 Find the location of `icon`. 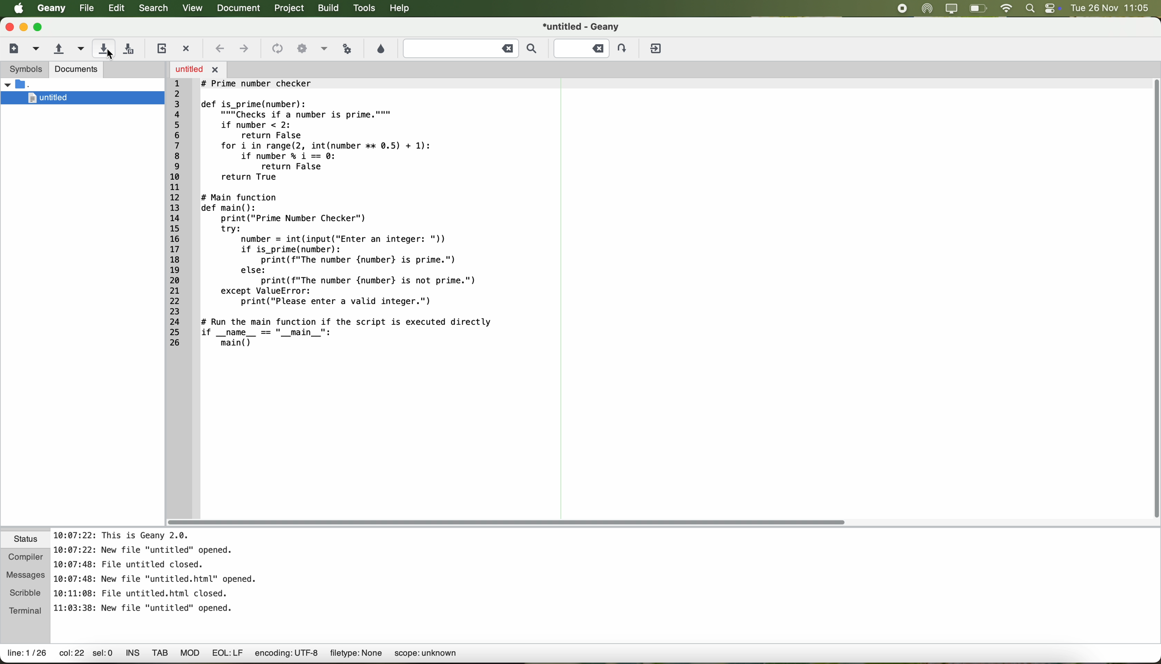

icon is located at coordinates (301, 47).